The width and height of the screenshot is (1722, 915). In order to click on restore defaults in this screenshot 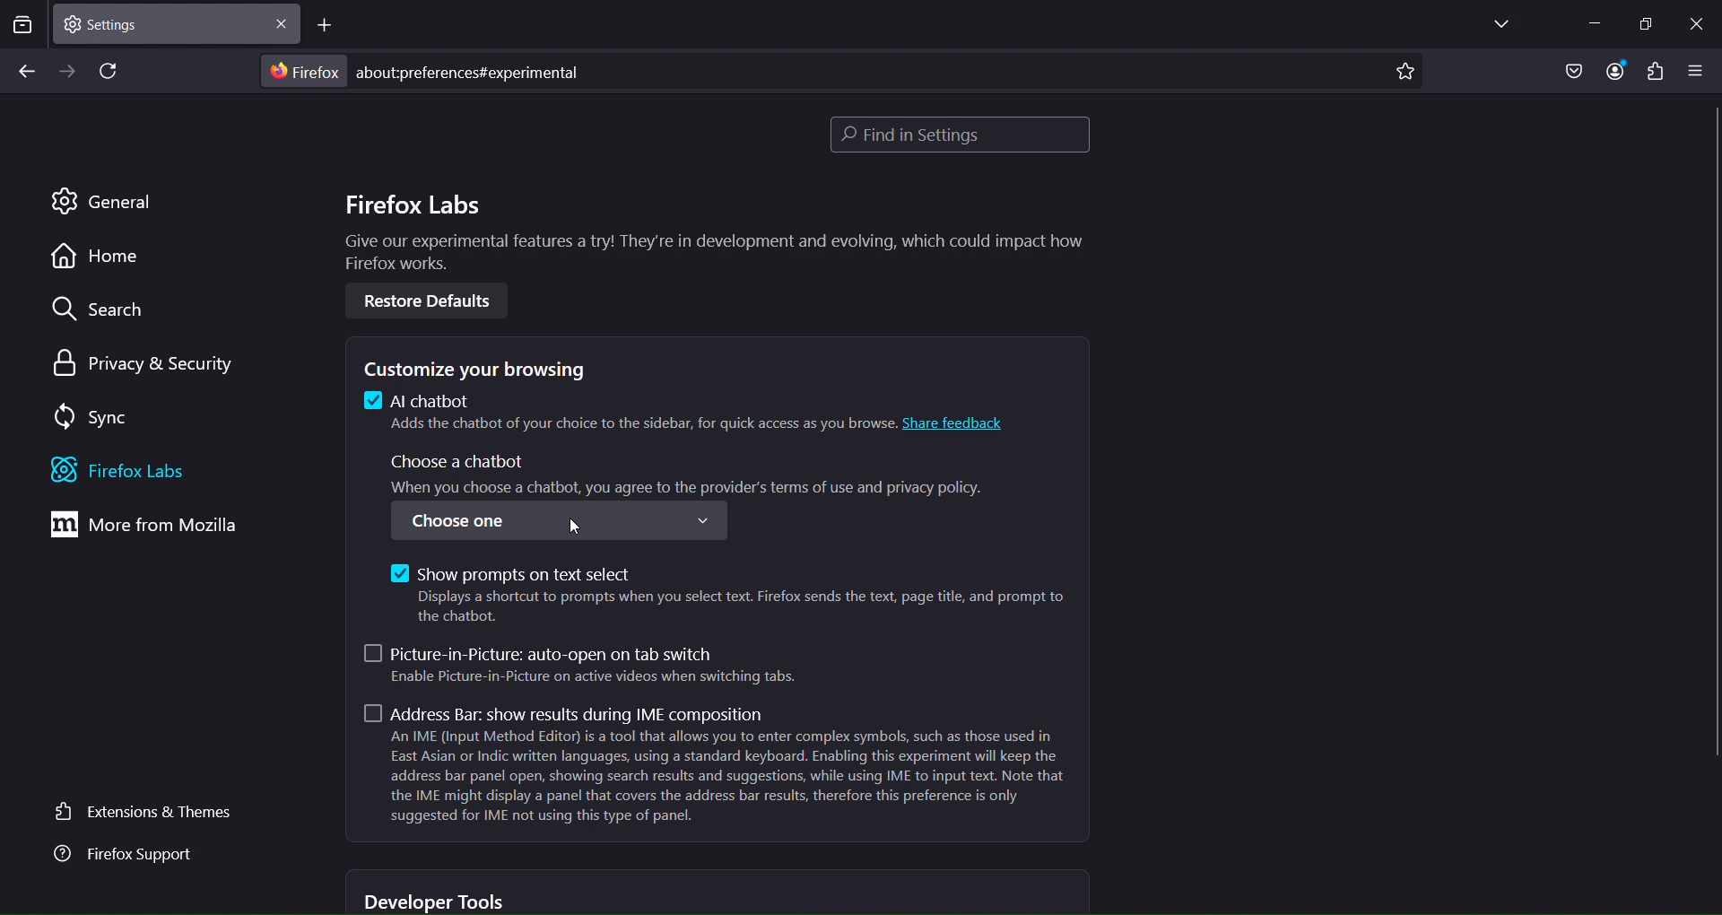, I will do `click(427, 301)`.